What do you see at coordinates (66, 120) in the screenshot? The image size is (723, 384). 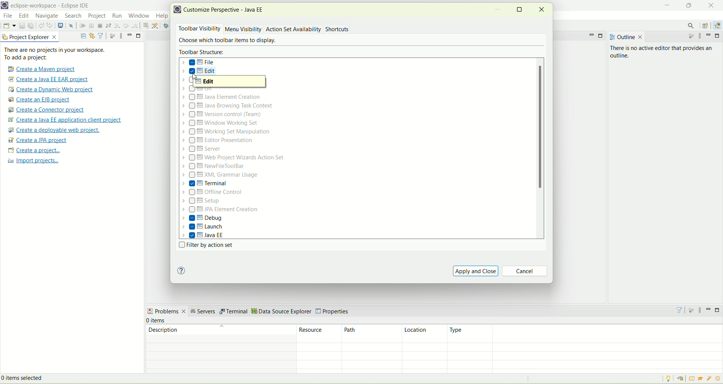 I see `Create a Java EE application client proje t` at bounding box center [66, 120].